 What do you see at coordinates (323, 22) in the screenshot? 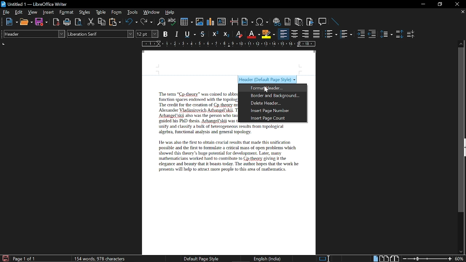
I see `Insert comment` at bounding box center [323, 22].